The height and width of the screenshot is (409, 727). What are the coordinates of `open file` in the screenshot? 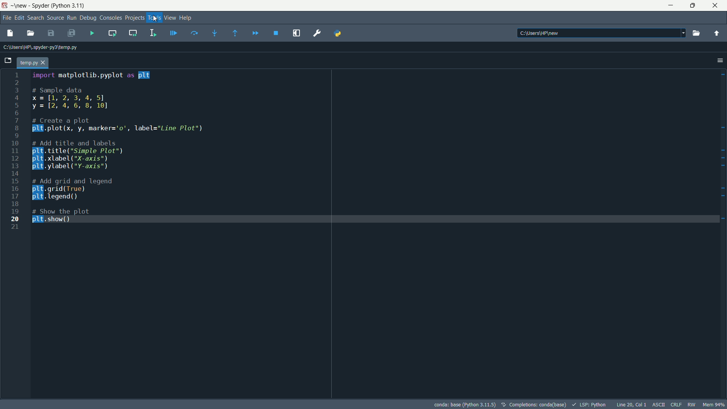 It's located at (31, 34).